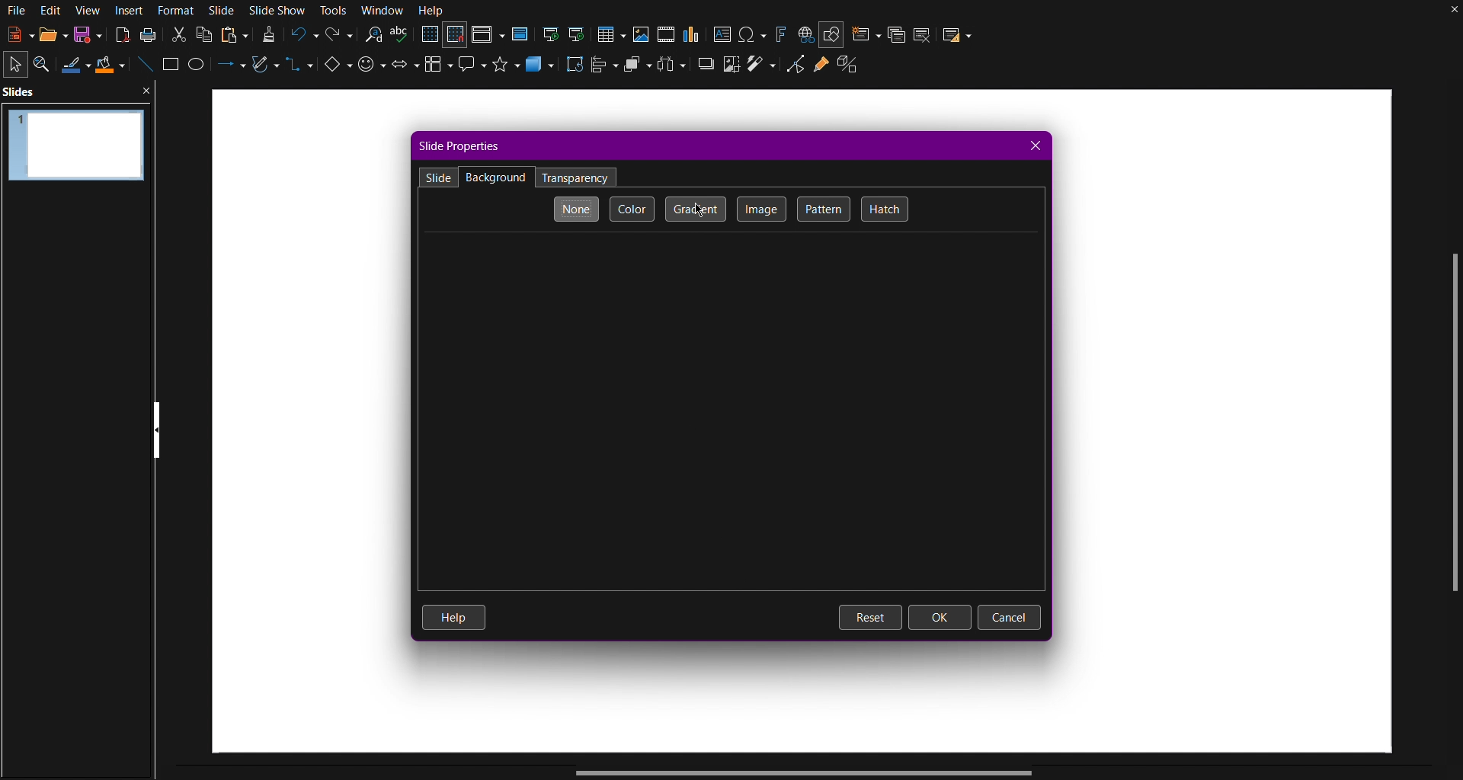 The width and height of the screenshot is (1463, 780). I want to click on Close, so click(1454, 12).